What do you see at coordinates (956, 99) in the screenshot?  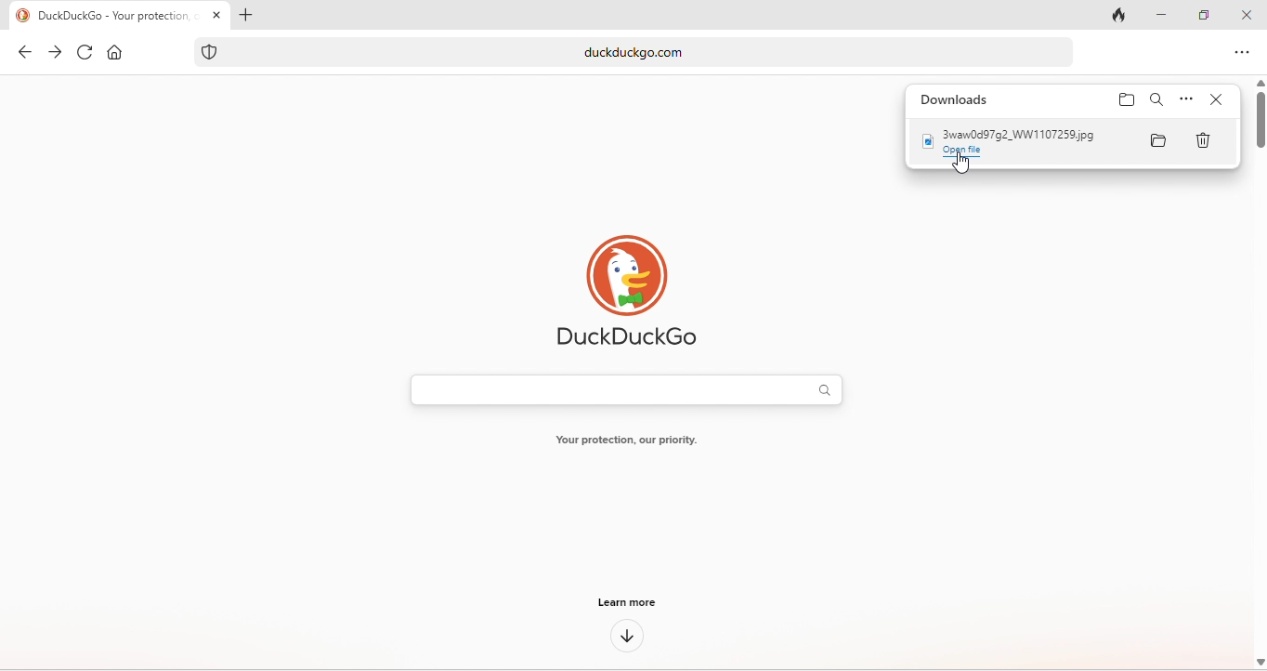 I see `downloads` at bounding box center [956, 99].